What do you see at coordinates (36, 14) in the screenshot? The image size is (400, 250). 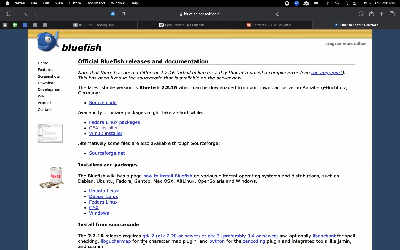 I see `forward` at bounding box center [36, 14].